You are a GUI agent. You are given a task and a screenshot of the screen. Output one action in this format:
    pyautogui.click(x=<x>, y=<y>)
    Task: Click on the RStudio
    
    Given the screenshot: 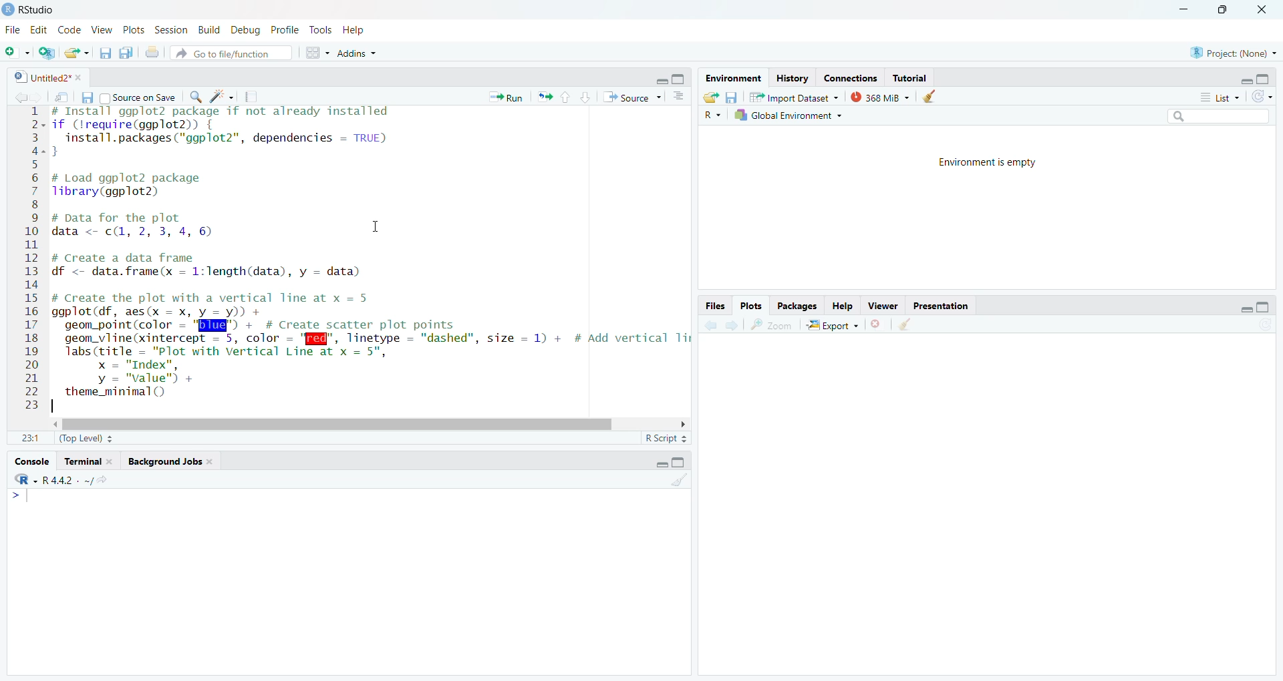 What is the action you would take?
    pyautogui.click(x=32, y=10)
    